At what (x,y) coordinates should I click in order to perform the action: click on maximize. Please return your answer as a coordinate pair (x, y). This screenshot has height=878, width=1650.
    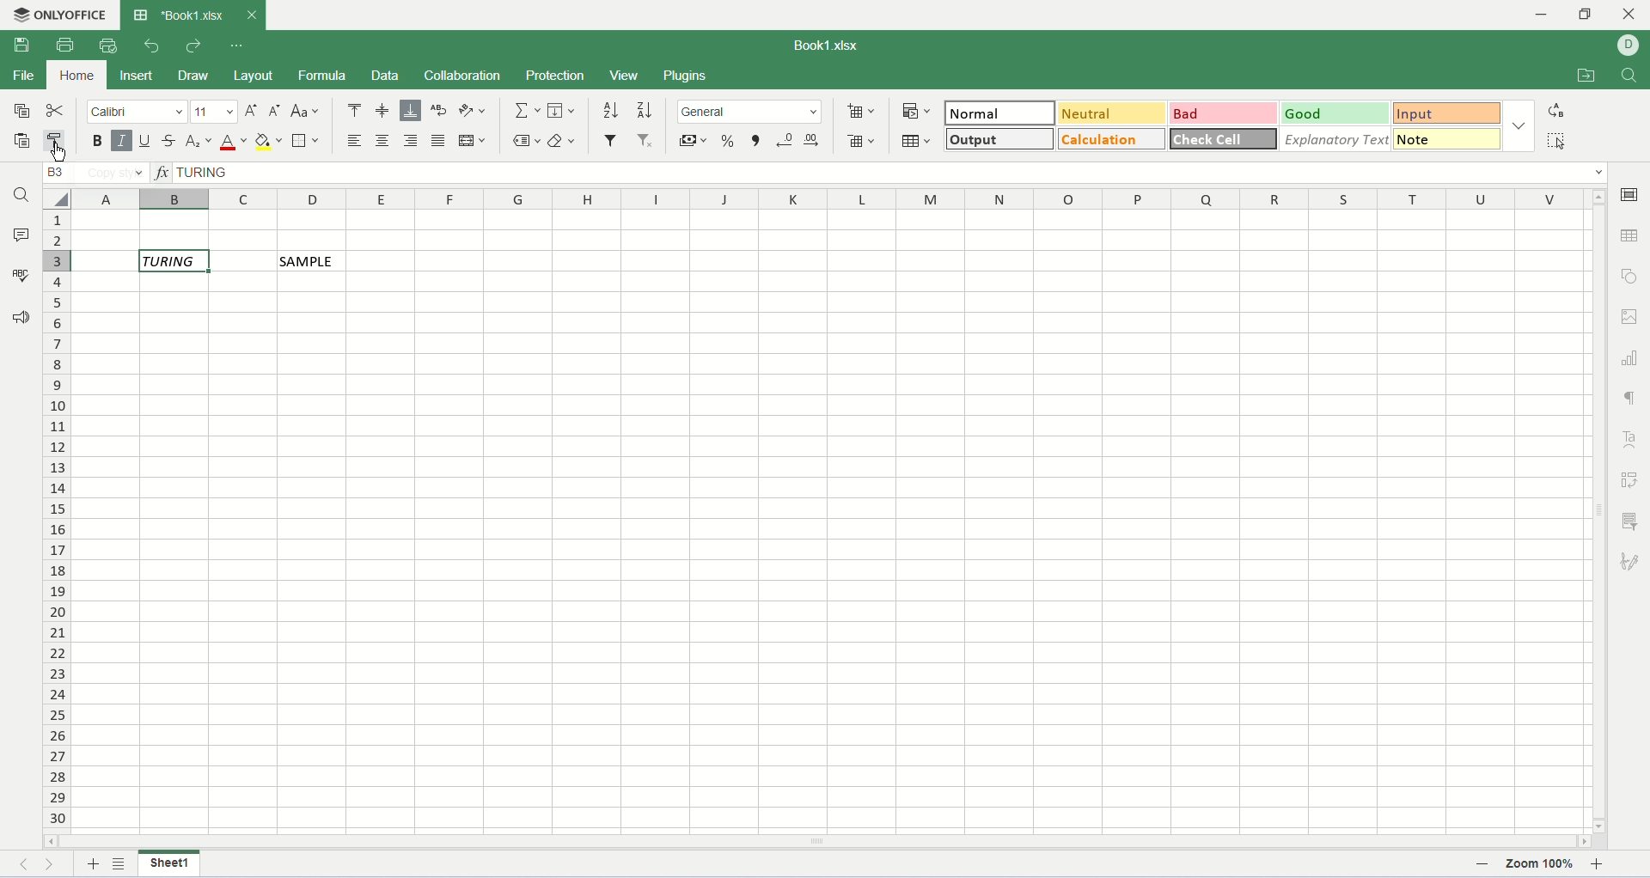
    Looking at the image, I should click on (1590, 16).